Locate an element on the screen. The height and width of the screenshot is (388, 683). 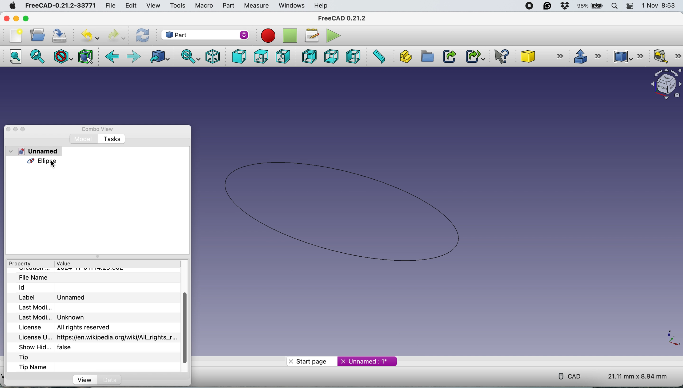
measure is located at coordinates (256, 6).